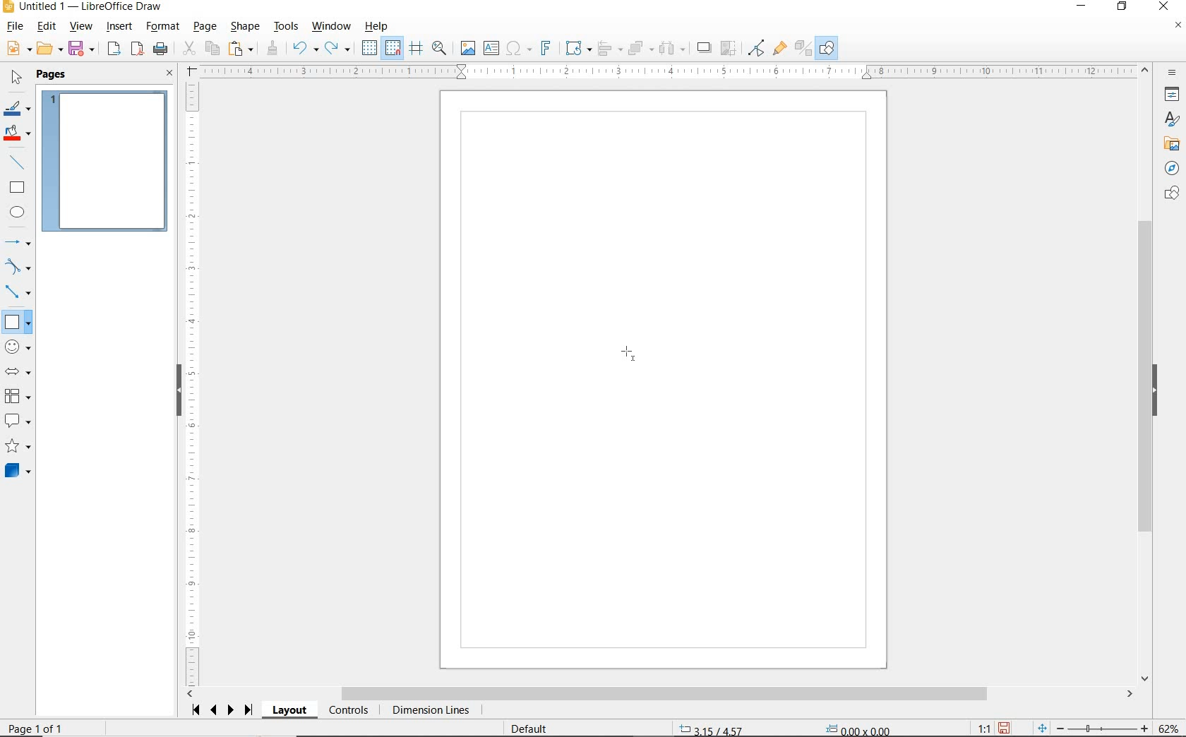 The height and width of the screenshot is (737, 1186). I want to click on STARS AND BANNERS, so click(18, 447).